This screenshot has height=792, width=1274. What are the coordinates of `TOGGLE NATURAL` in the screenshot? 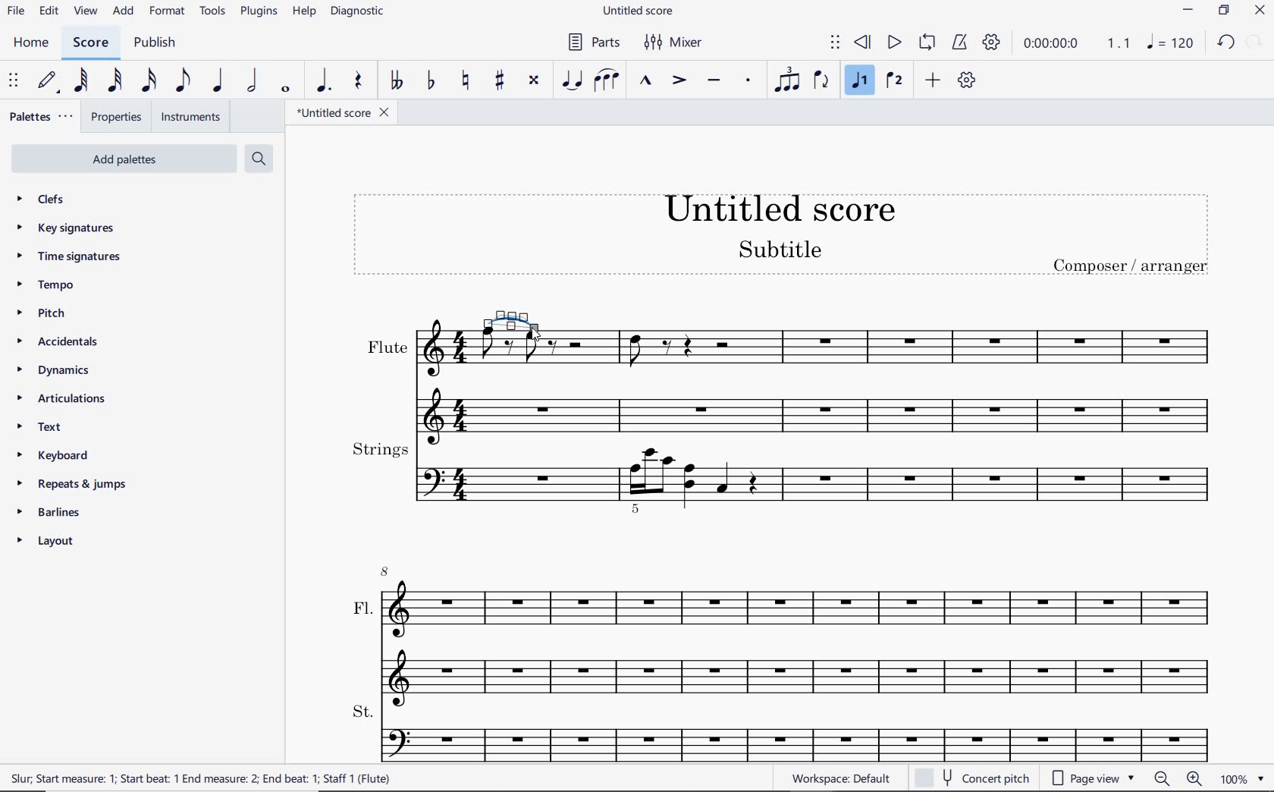 It's located at (463, 81).